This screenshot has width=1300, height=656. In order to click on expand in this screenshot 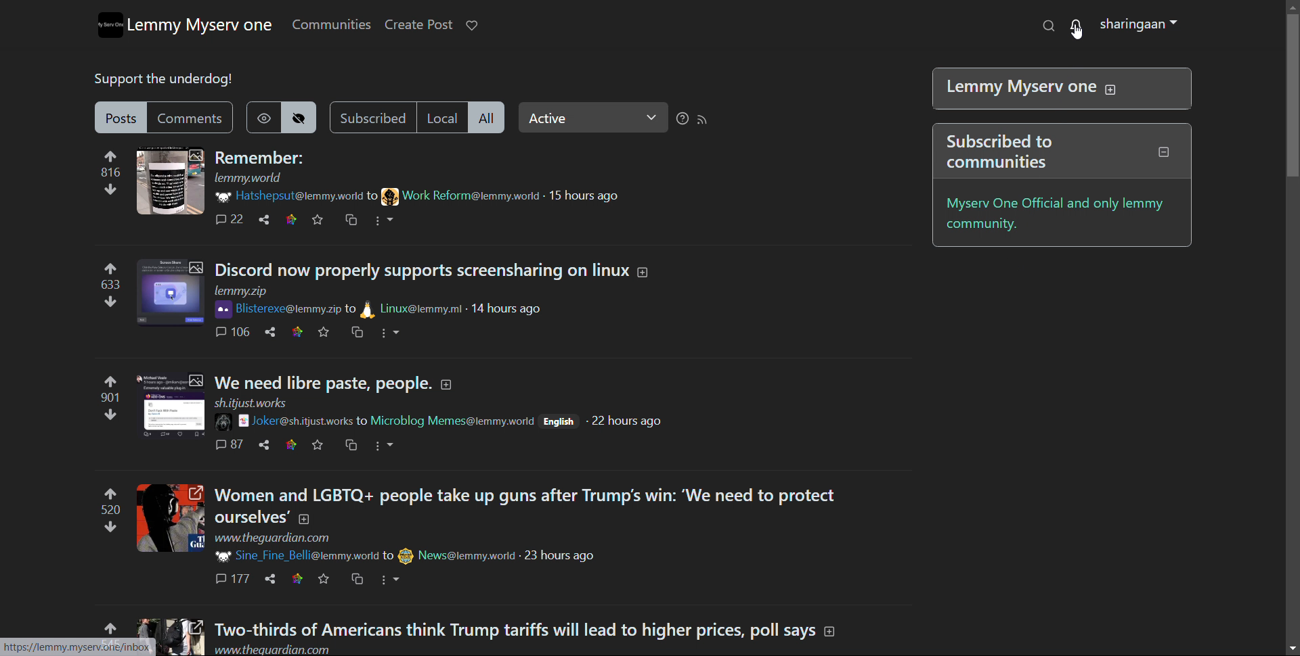, I will do `click(446, 384)`.